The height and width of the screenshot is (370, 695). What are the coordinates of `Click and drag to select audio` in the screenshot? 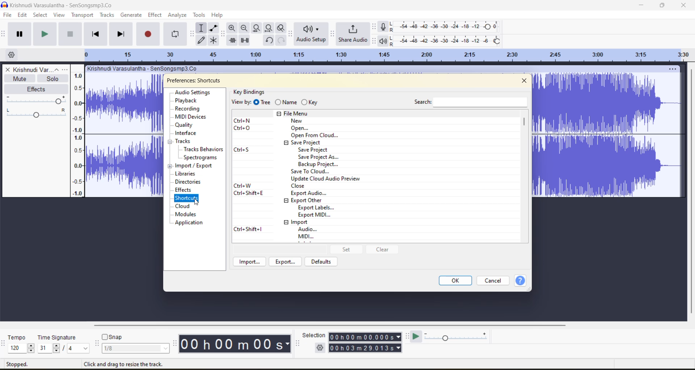 It's located at (119, 363).